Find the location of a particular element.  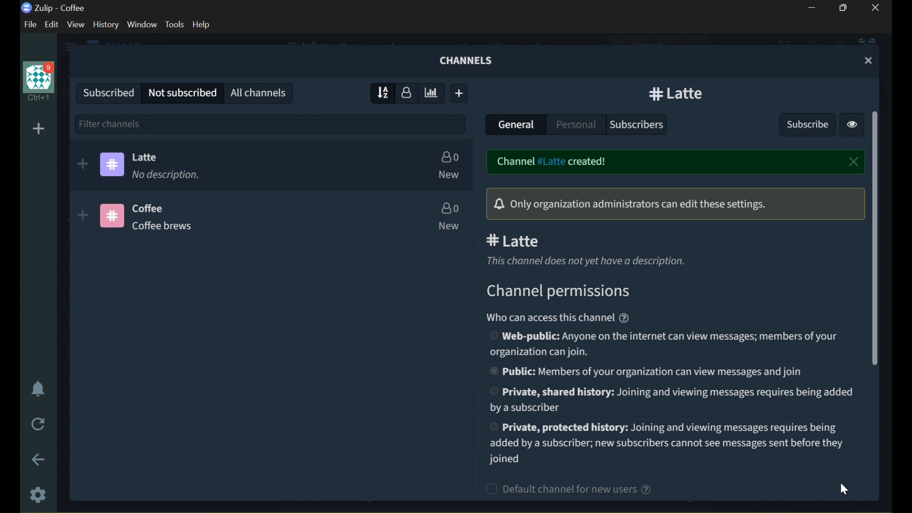

EDIT is located at coordinates (54, 25).